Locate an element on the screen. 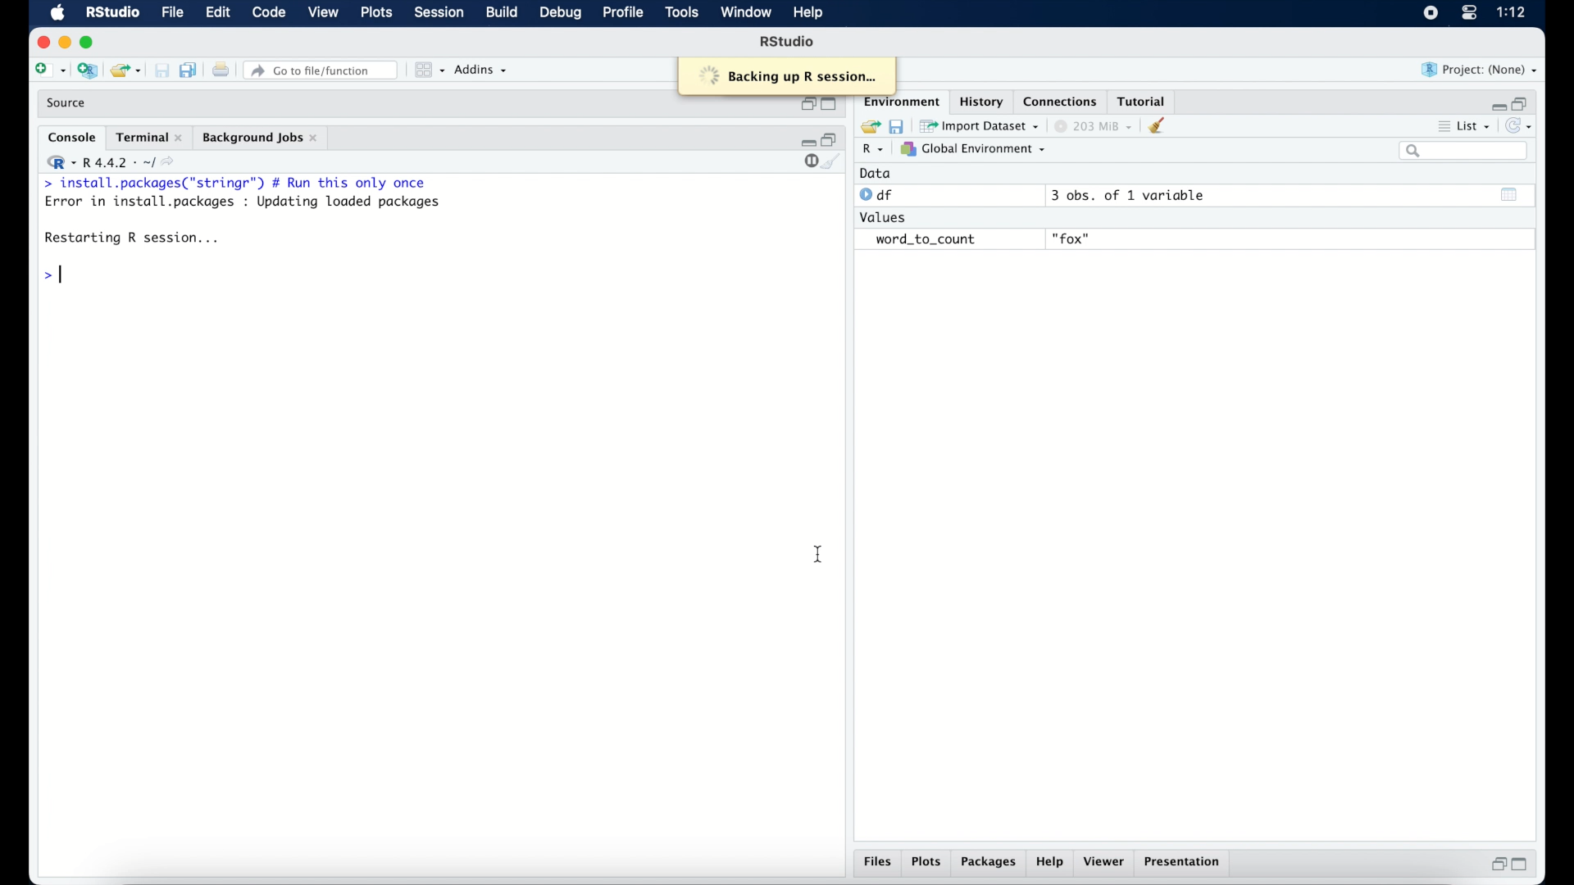 The height and width of the screenshot is (885, 1574). clear console is located at coordinates (835, 163).